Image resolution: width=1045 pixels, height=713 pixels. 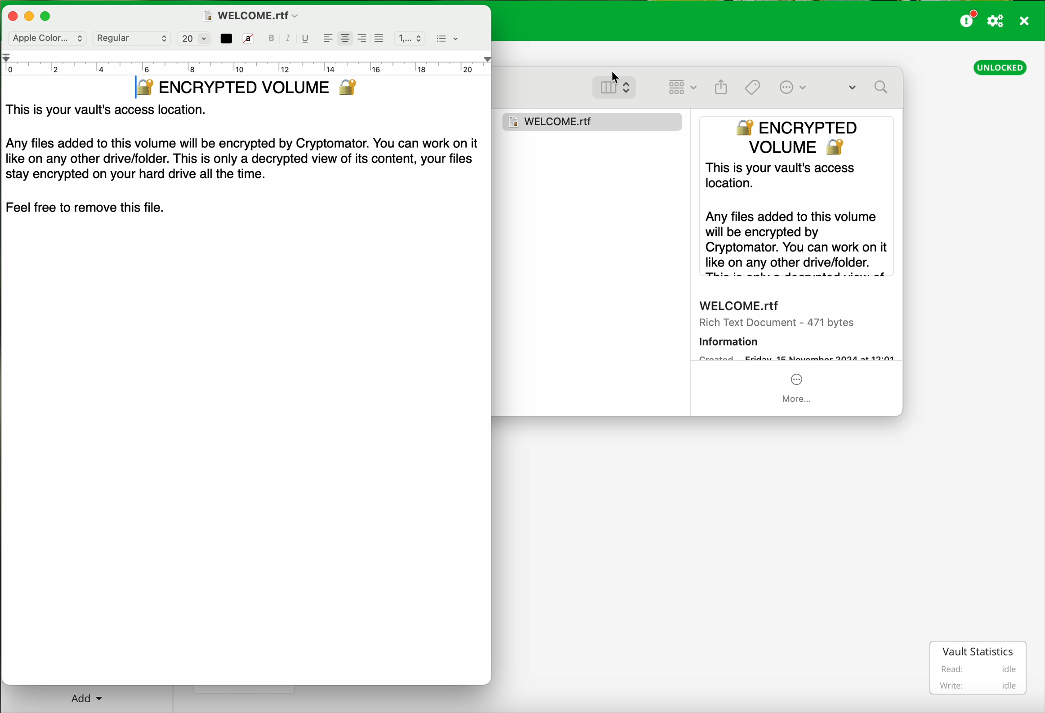 I want to click on Control butons, so click(x=33, y=15).